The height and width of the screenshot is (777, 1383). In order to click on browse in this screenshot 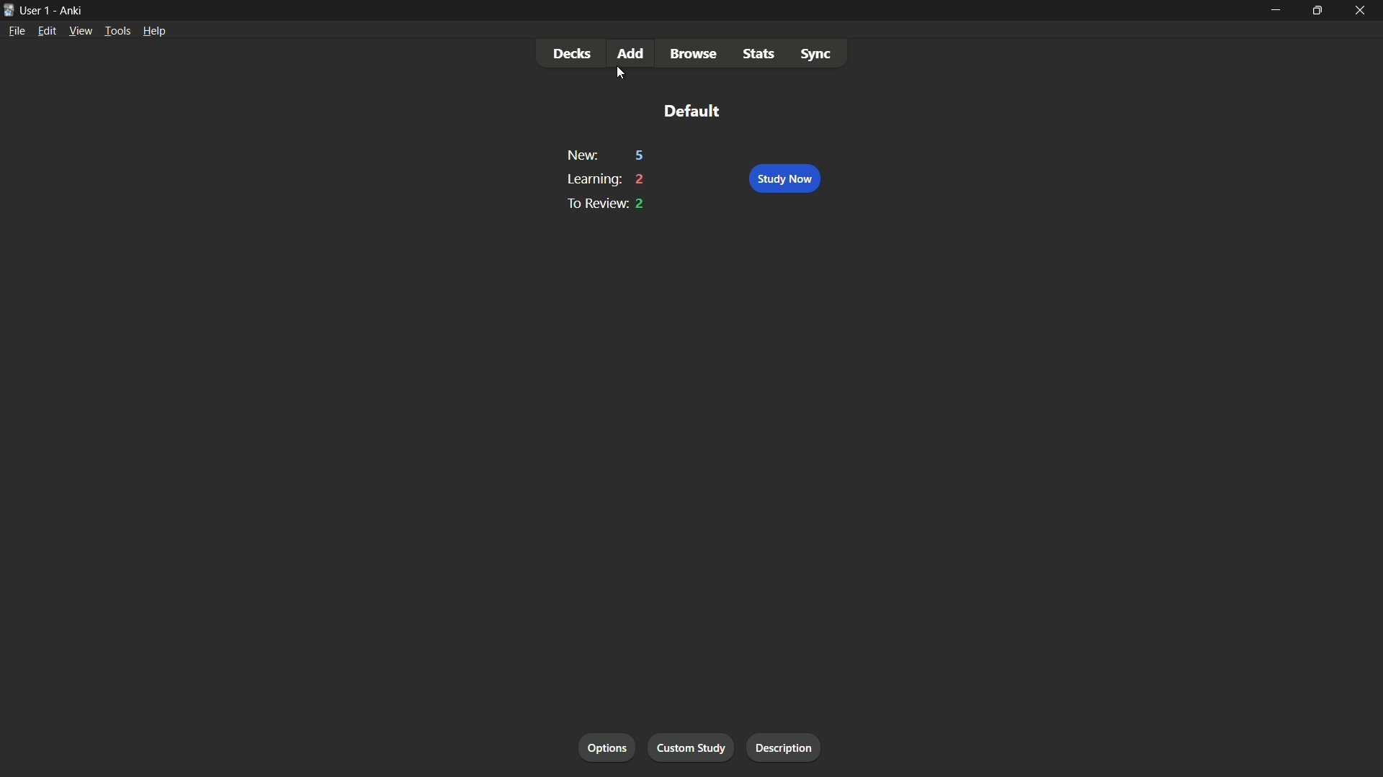, I will do `click(697, 54)`.